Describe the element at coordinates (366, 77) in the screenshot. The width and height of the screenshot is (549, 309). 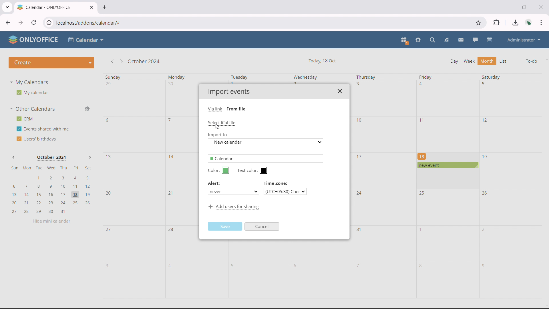
I see `Thursday` at that location.